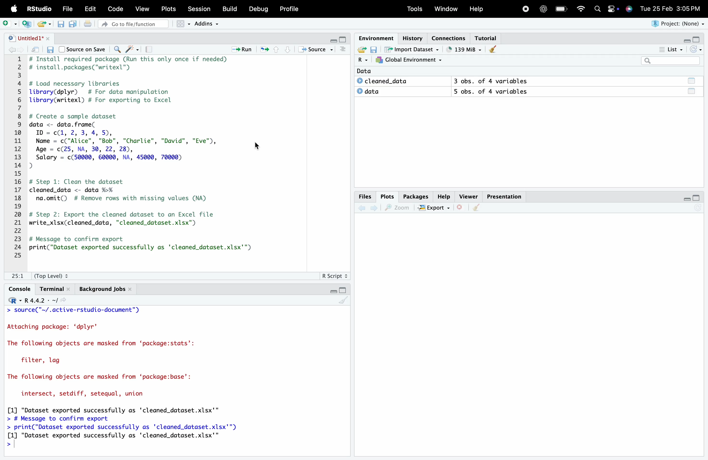 Image resolution: width=708 pixels, height=460 pixels. I want to click on Project (None), so click(679, 24).